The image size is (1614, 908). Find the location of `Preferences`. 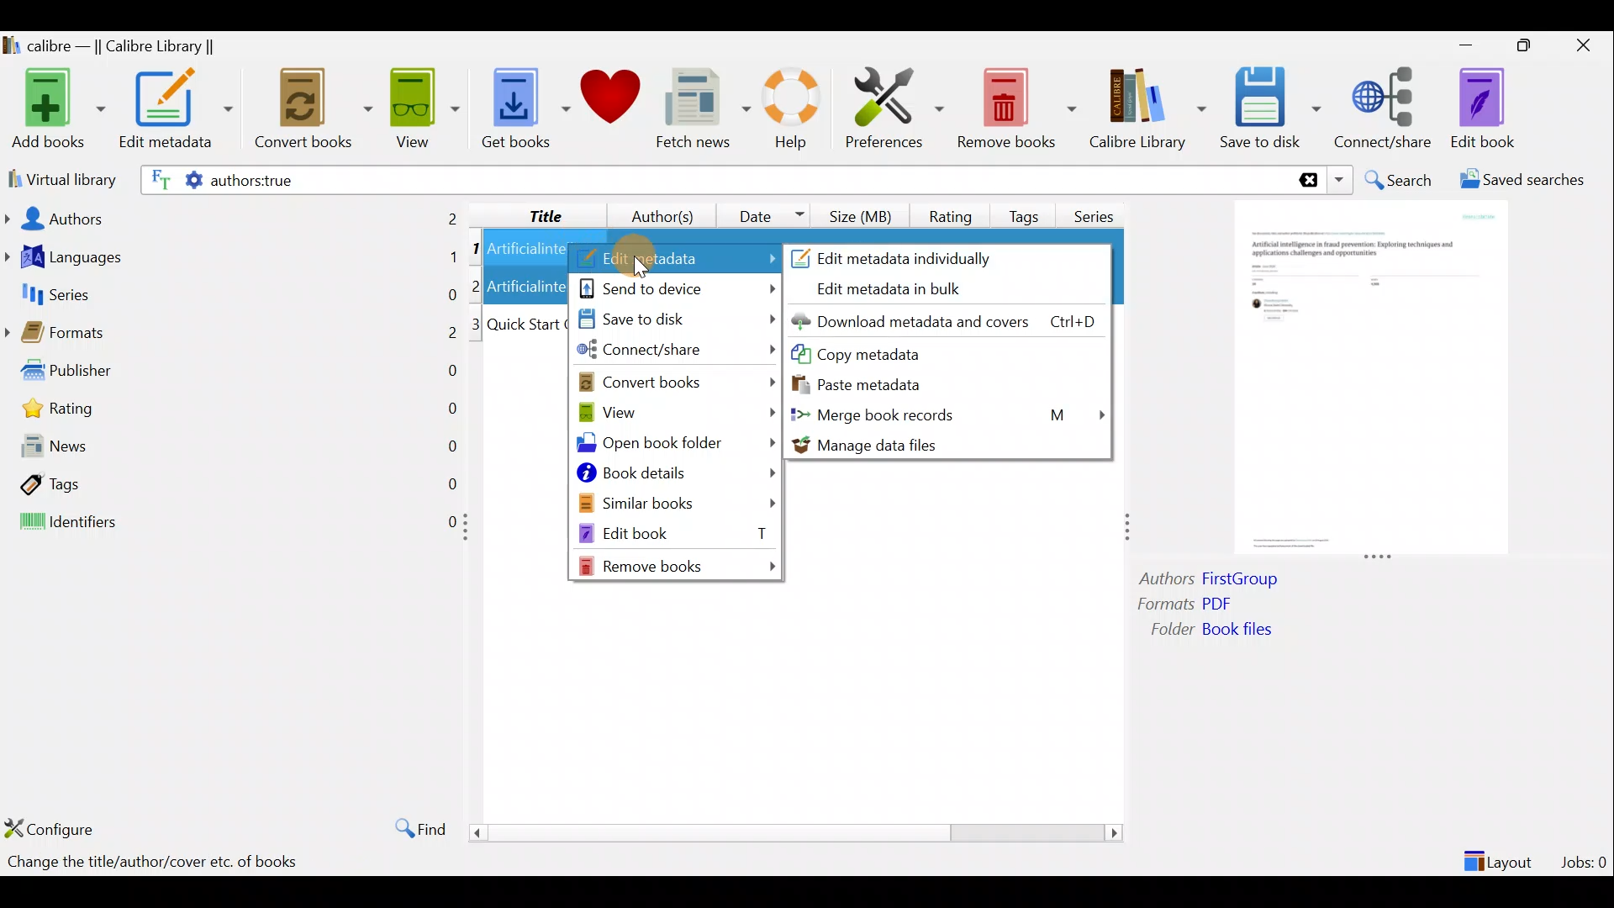

Preferences is located at coordinates (894, 107).